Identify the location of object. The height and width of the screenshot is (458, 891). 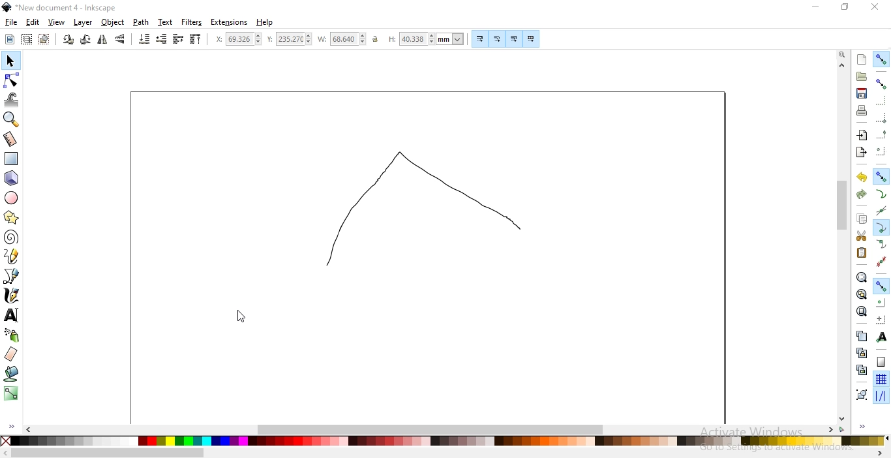
(113, 22).